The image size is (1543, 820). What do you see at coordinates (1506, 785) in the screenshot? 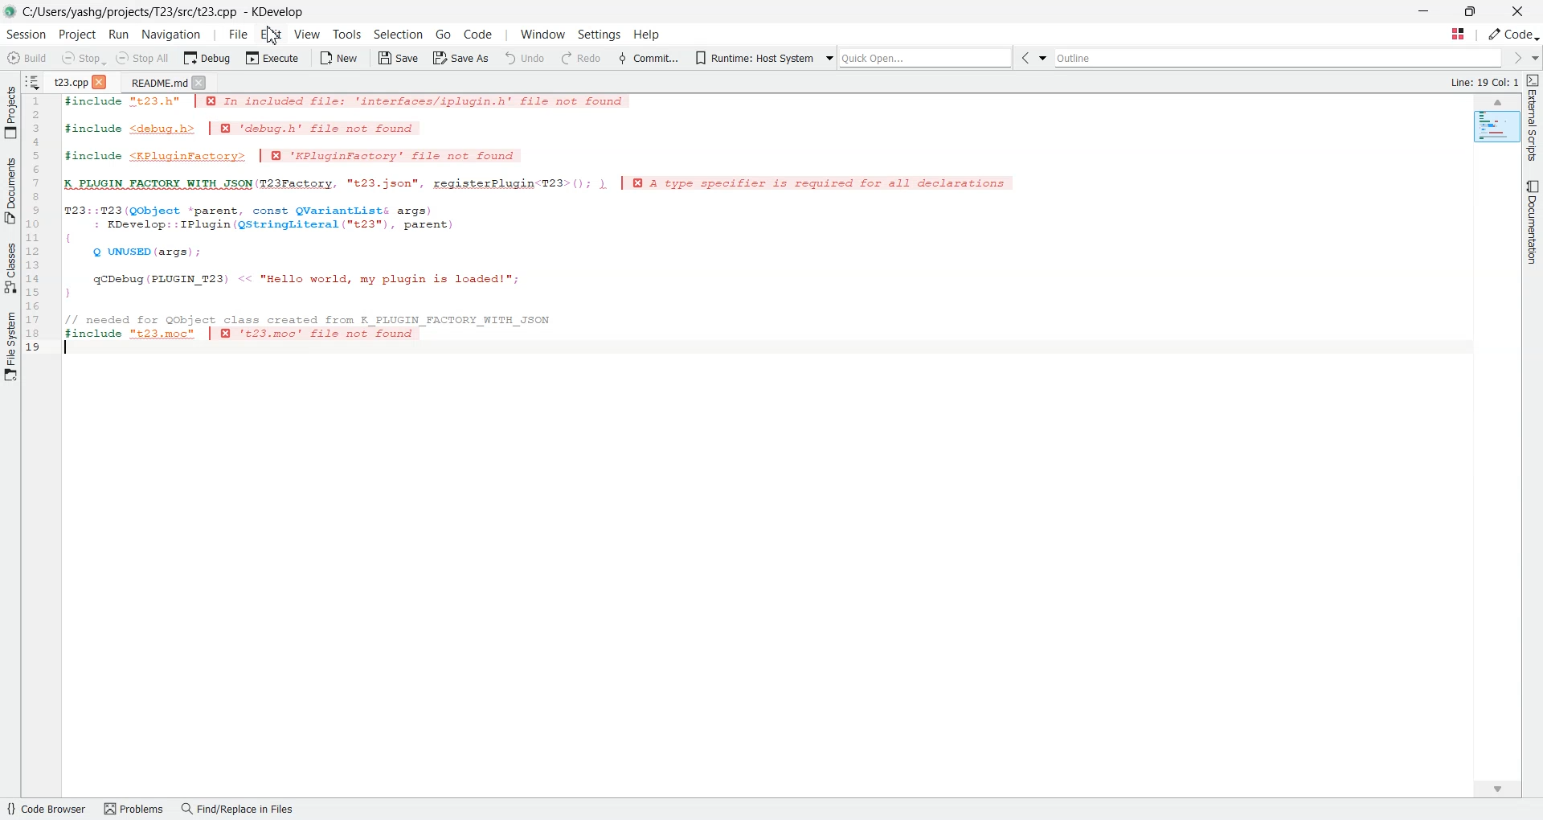
I see `Scroll down` at bounding box center [1506, 785].